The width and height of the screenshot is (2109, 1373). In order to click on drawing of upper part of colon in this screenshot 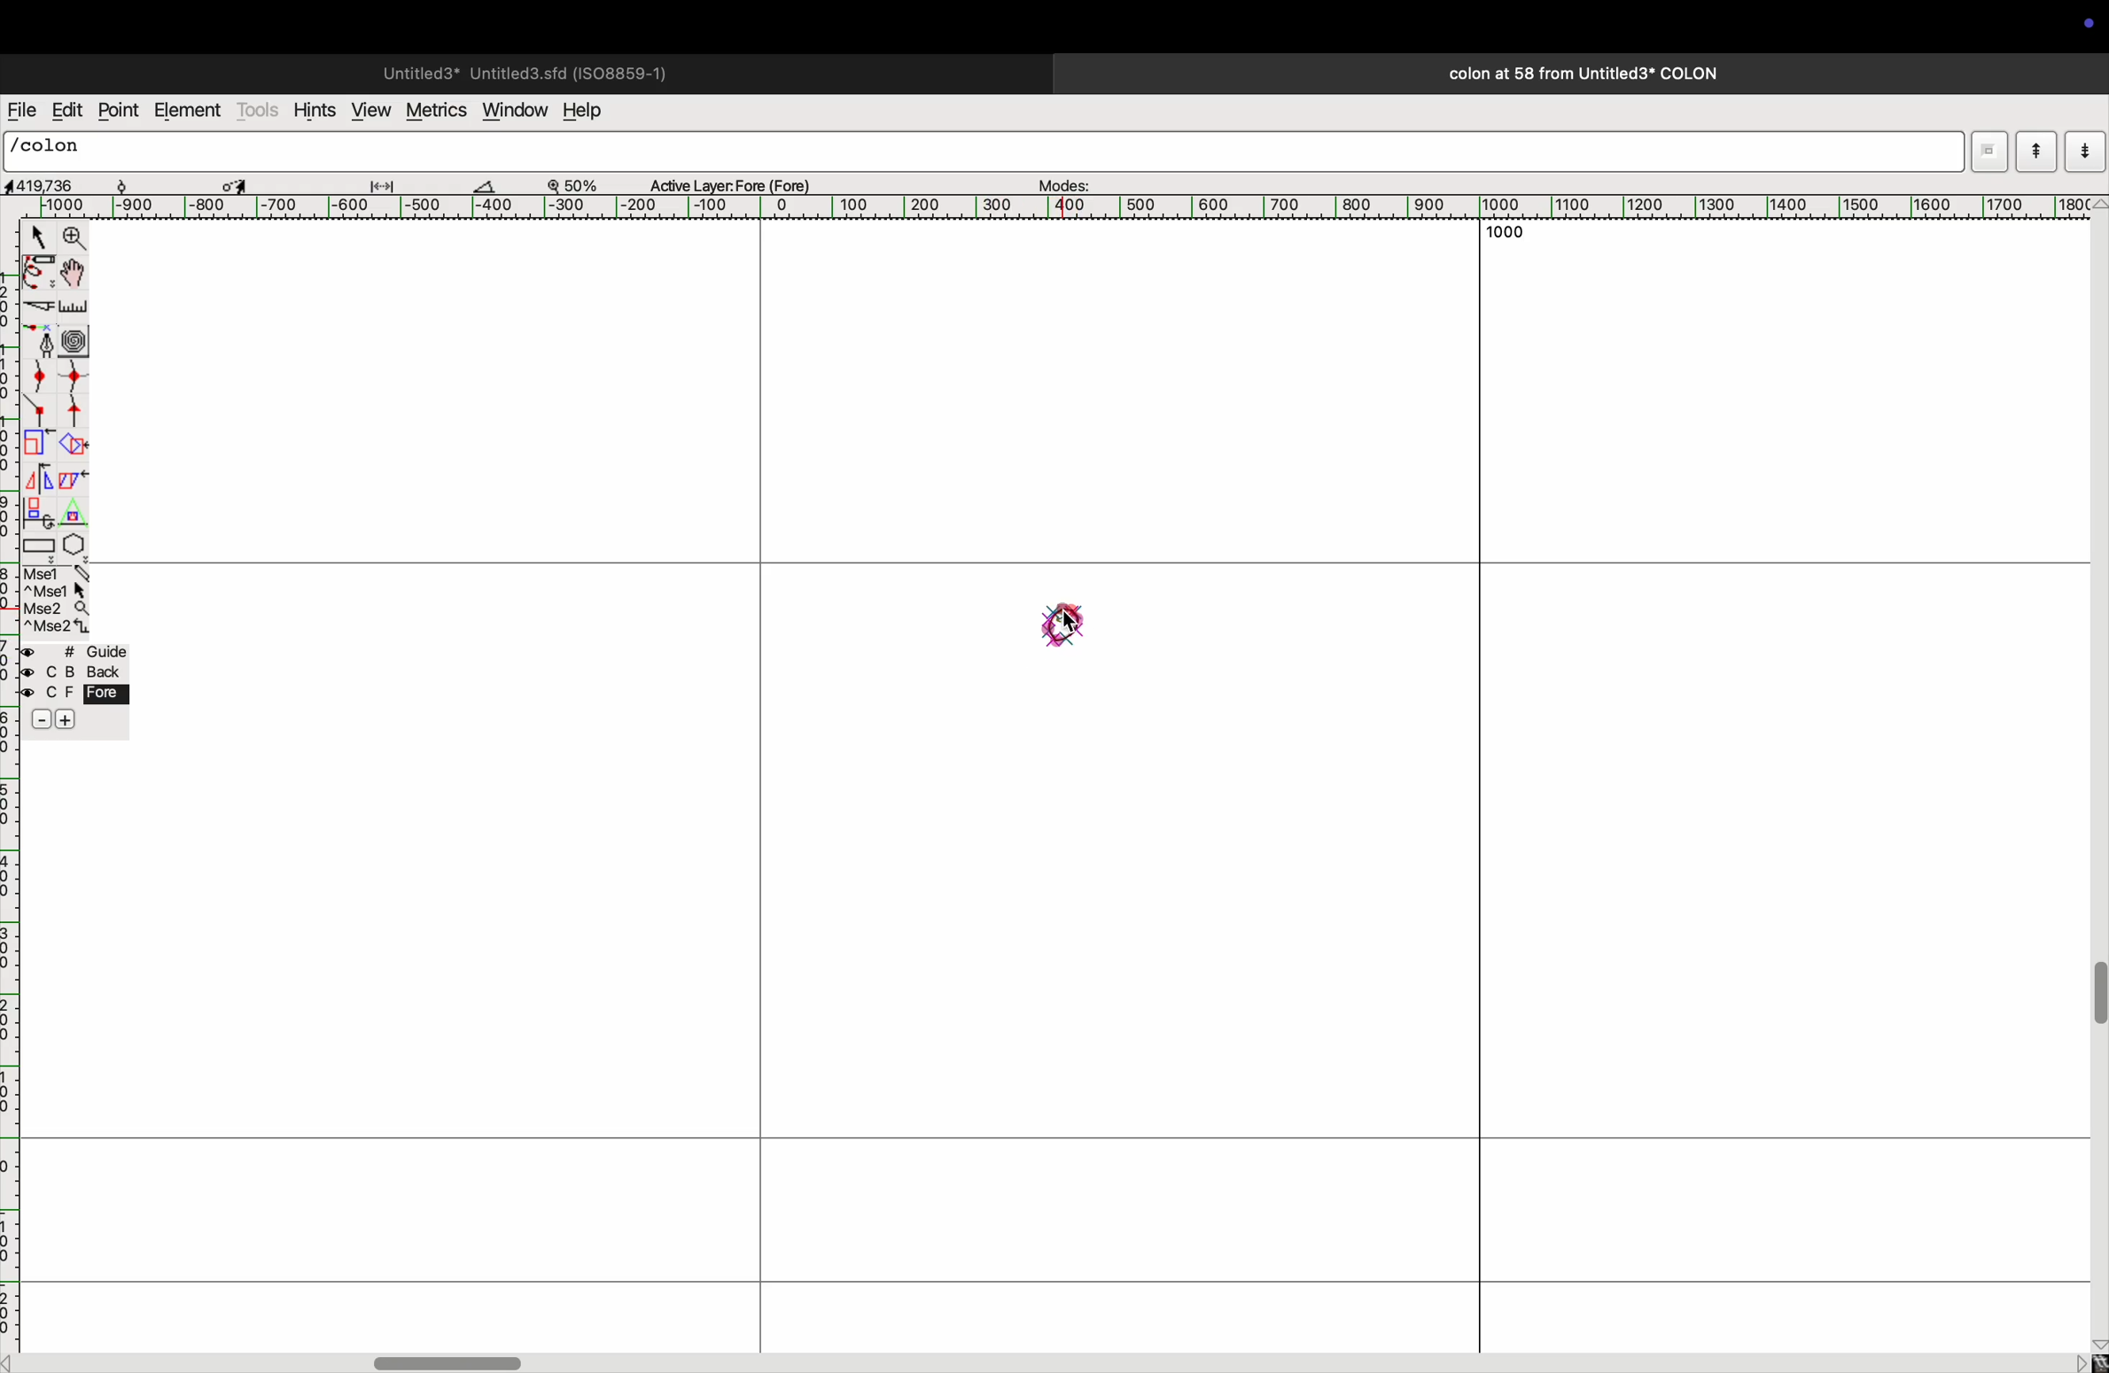, I will do `click(1073, 616)`.